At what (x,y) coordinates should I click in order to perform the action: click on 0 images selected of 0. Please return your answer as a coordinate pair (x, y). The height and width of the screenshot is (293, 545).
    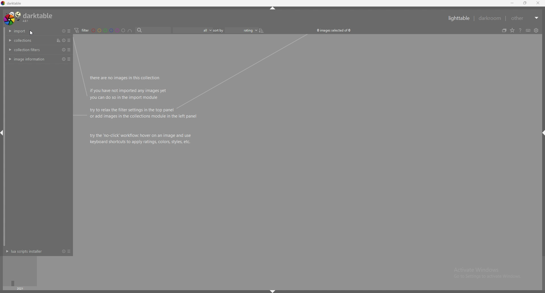
    Looking at the image, I should click on (336, 30).